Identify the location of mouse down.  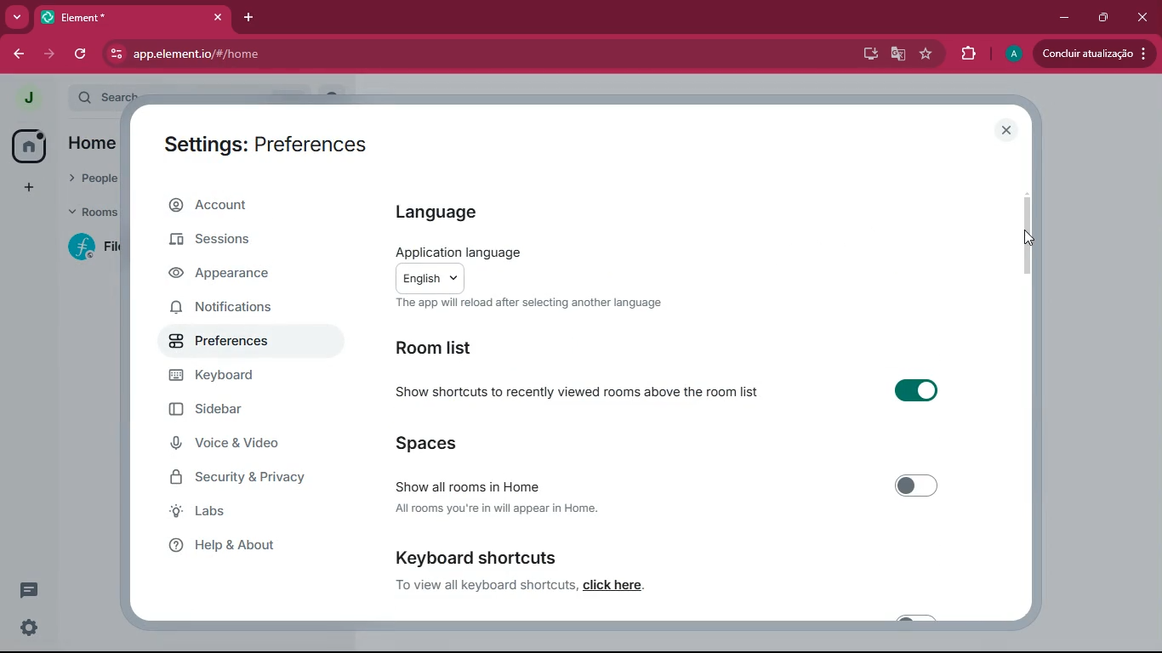
(1029, 238).